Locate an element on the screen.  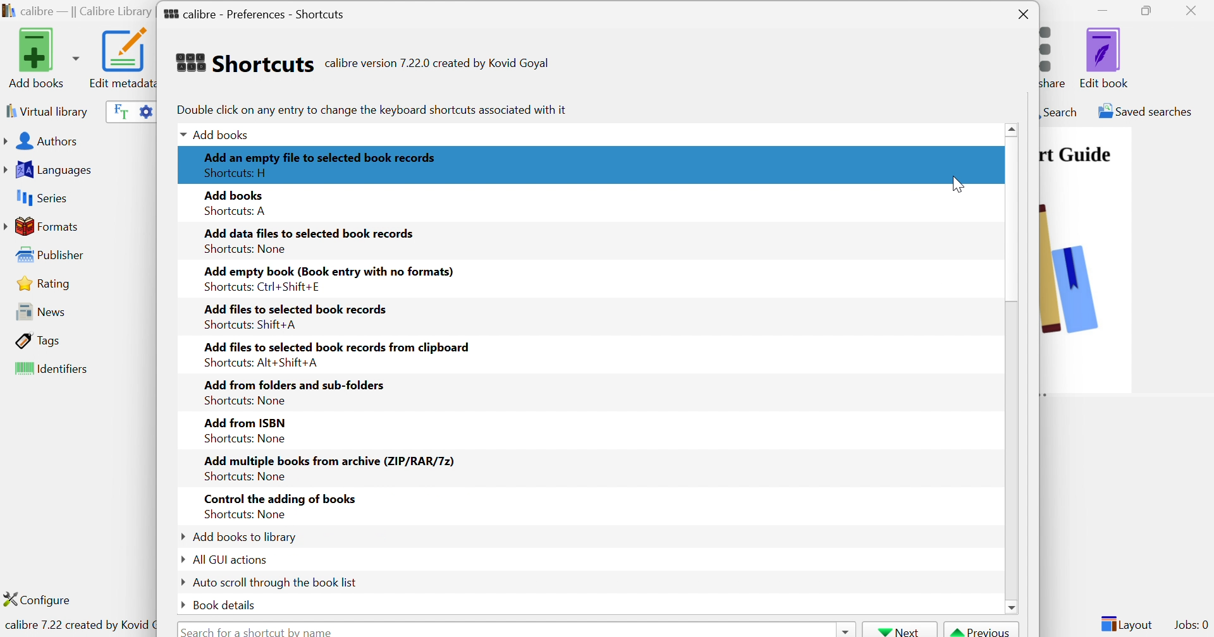
Auto scroll through the book list is located at coordinates (276, 581).